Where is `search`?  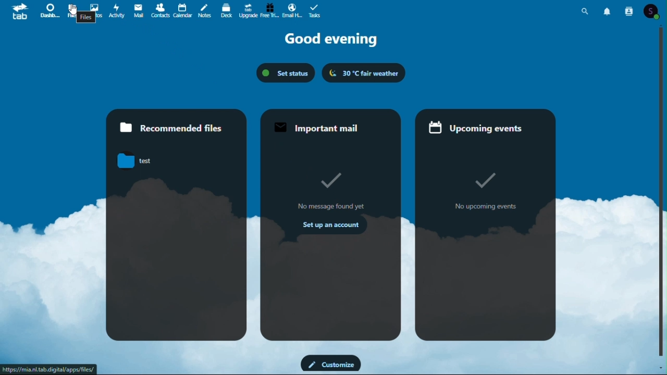
search is located at coordinates (586, 10).